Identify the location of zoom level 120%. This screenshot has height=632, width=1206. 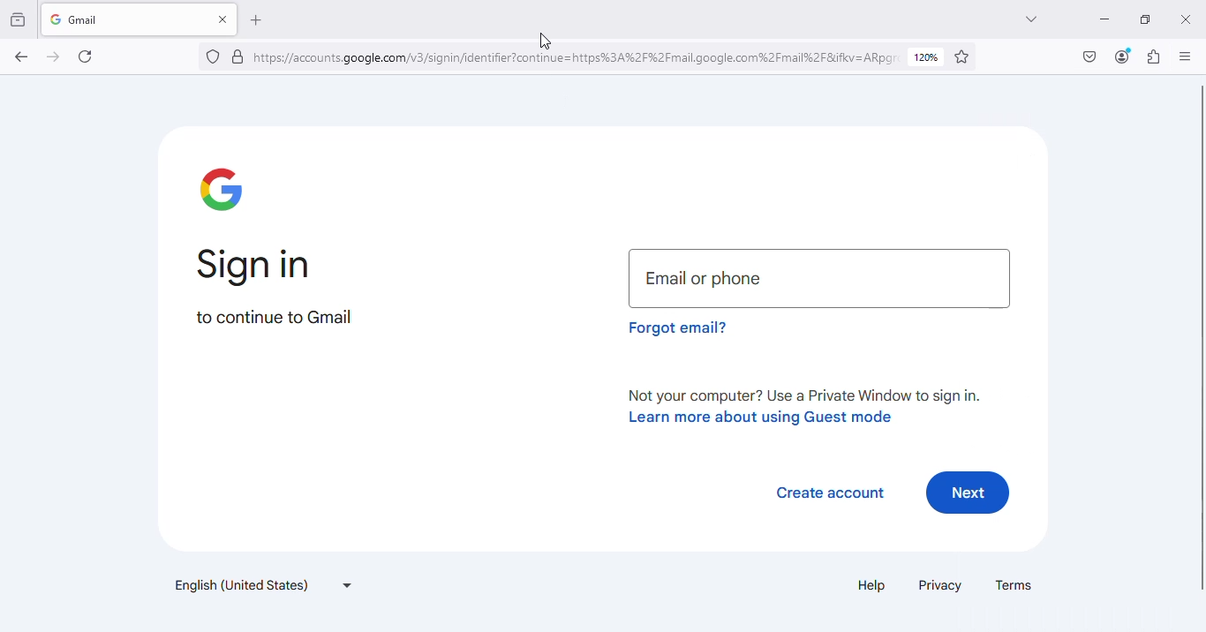
(927, 57).